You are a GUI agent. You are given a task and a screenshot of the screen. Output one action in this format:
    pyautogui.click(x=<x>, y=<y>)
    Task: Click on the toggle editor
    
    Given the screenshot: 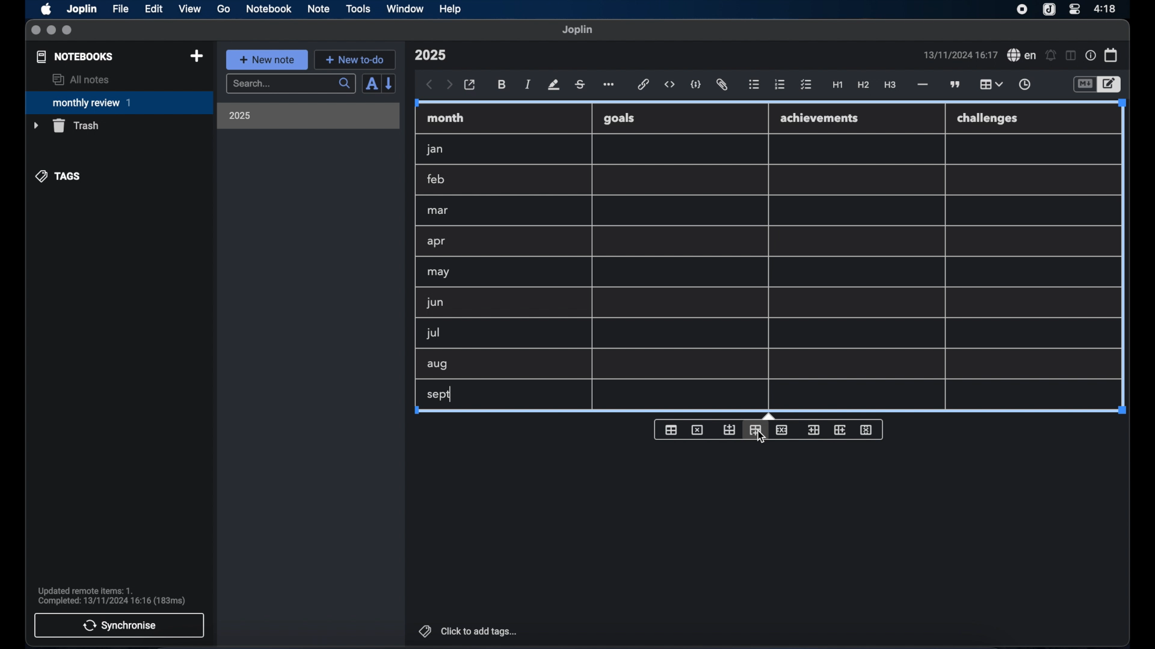 What is the action you would take?
    pyautogui.click(x=1111, y=85)
    